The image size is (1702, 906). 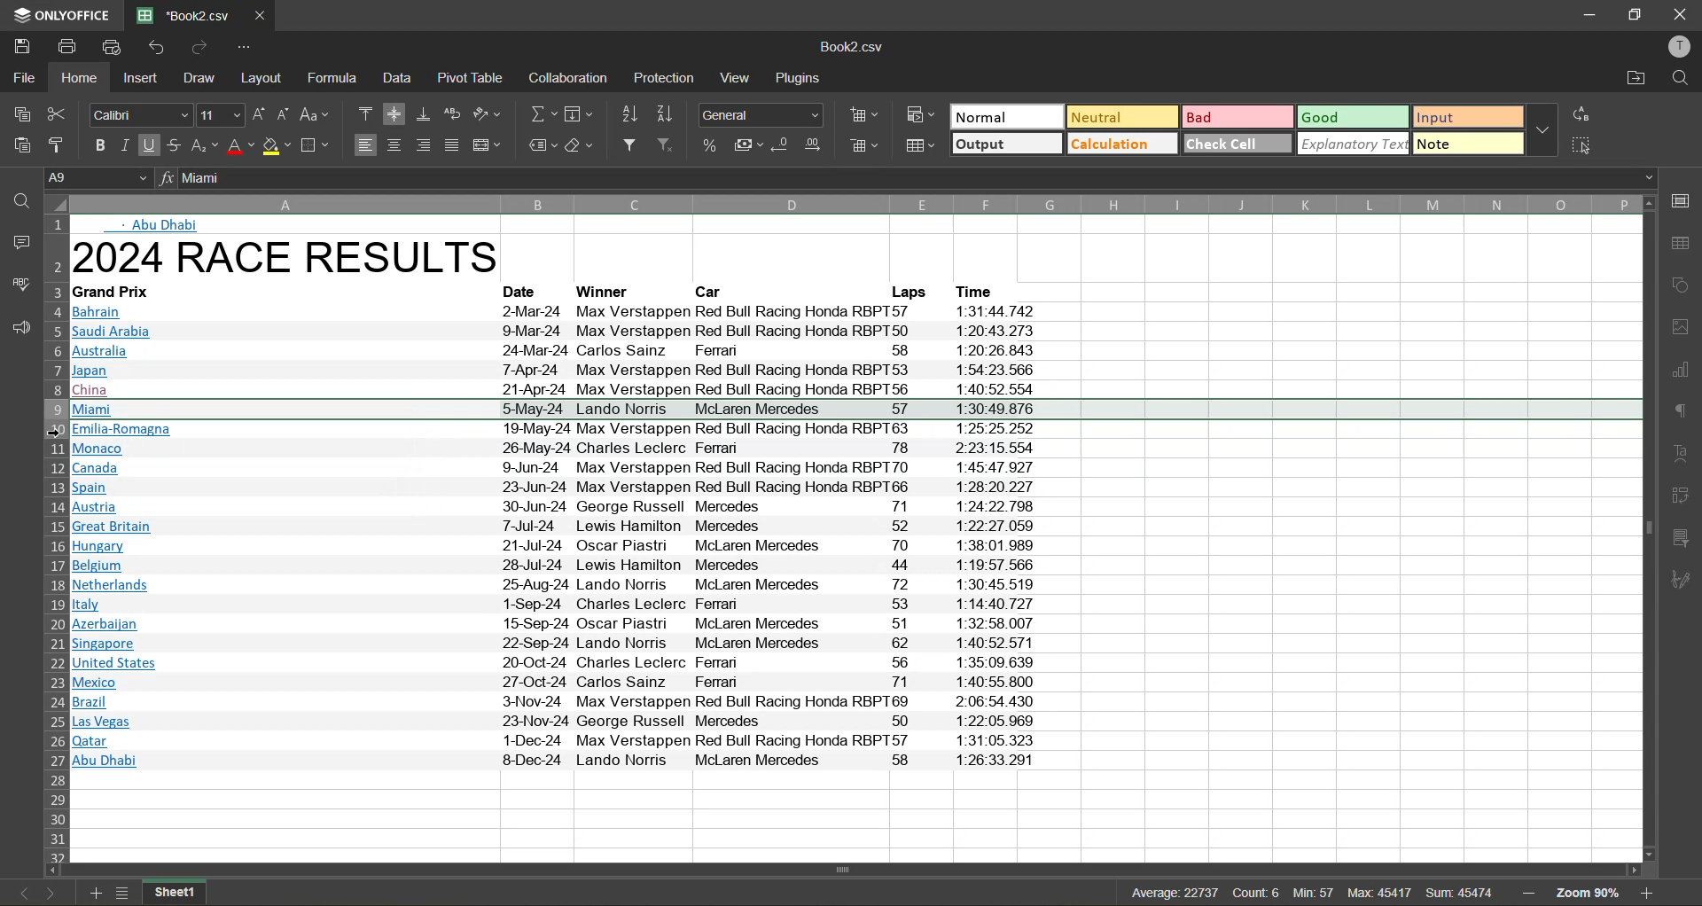 I want to click on input formula, so click(x=165, y=179).